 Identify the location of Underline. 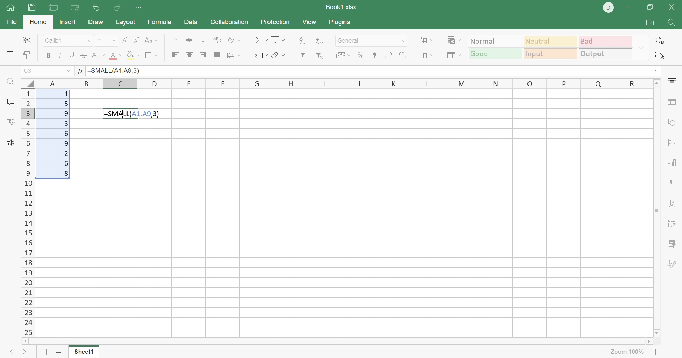
(73, 55).